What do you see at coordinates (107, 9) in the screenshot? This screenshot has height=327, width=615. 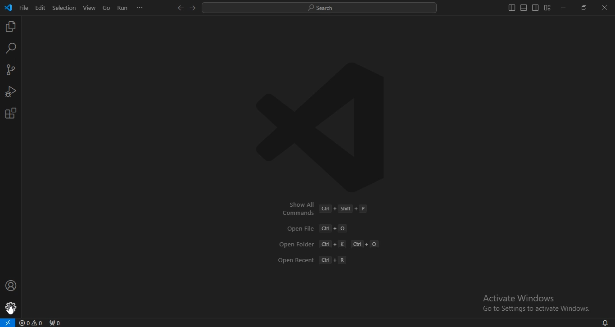 I see `go` at bounding box center [107, 9].